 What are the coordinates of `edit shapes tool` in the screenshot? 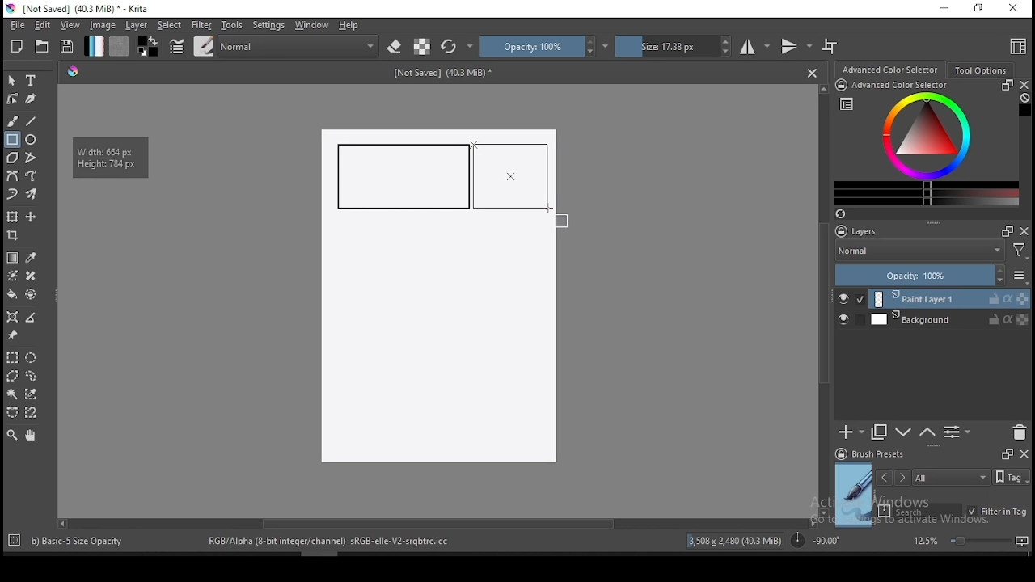 It's located at (12, 98).